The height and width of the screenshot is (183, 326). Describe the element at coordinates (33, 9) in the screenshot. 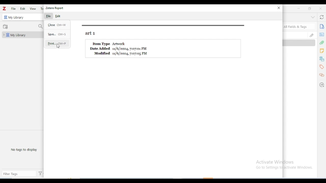

I see `view` at that location.